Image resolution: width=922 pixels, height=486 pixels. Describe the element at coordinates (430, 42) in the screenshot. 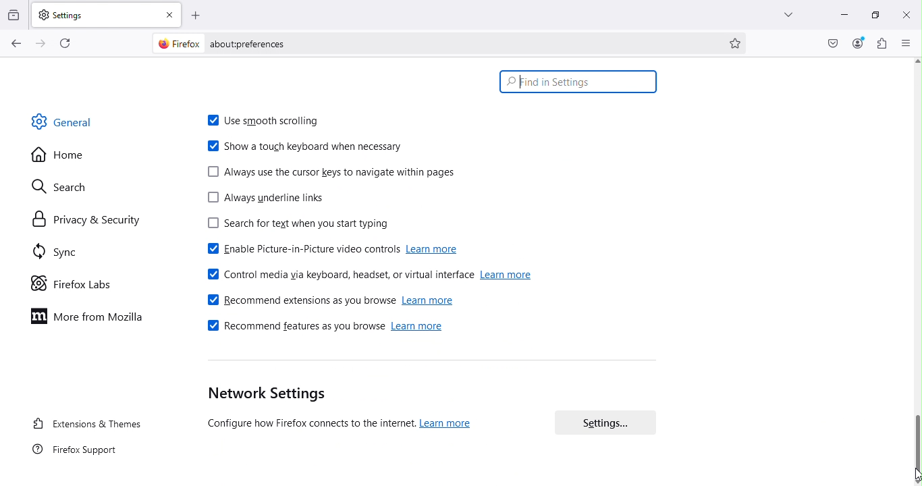

I see `Address bar` at that location.